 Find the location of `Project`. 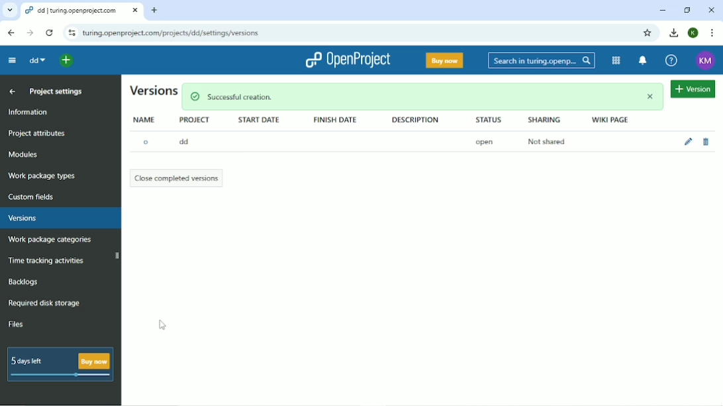

Project is located at coordinates (195, 121).